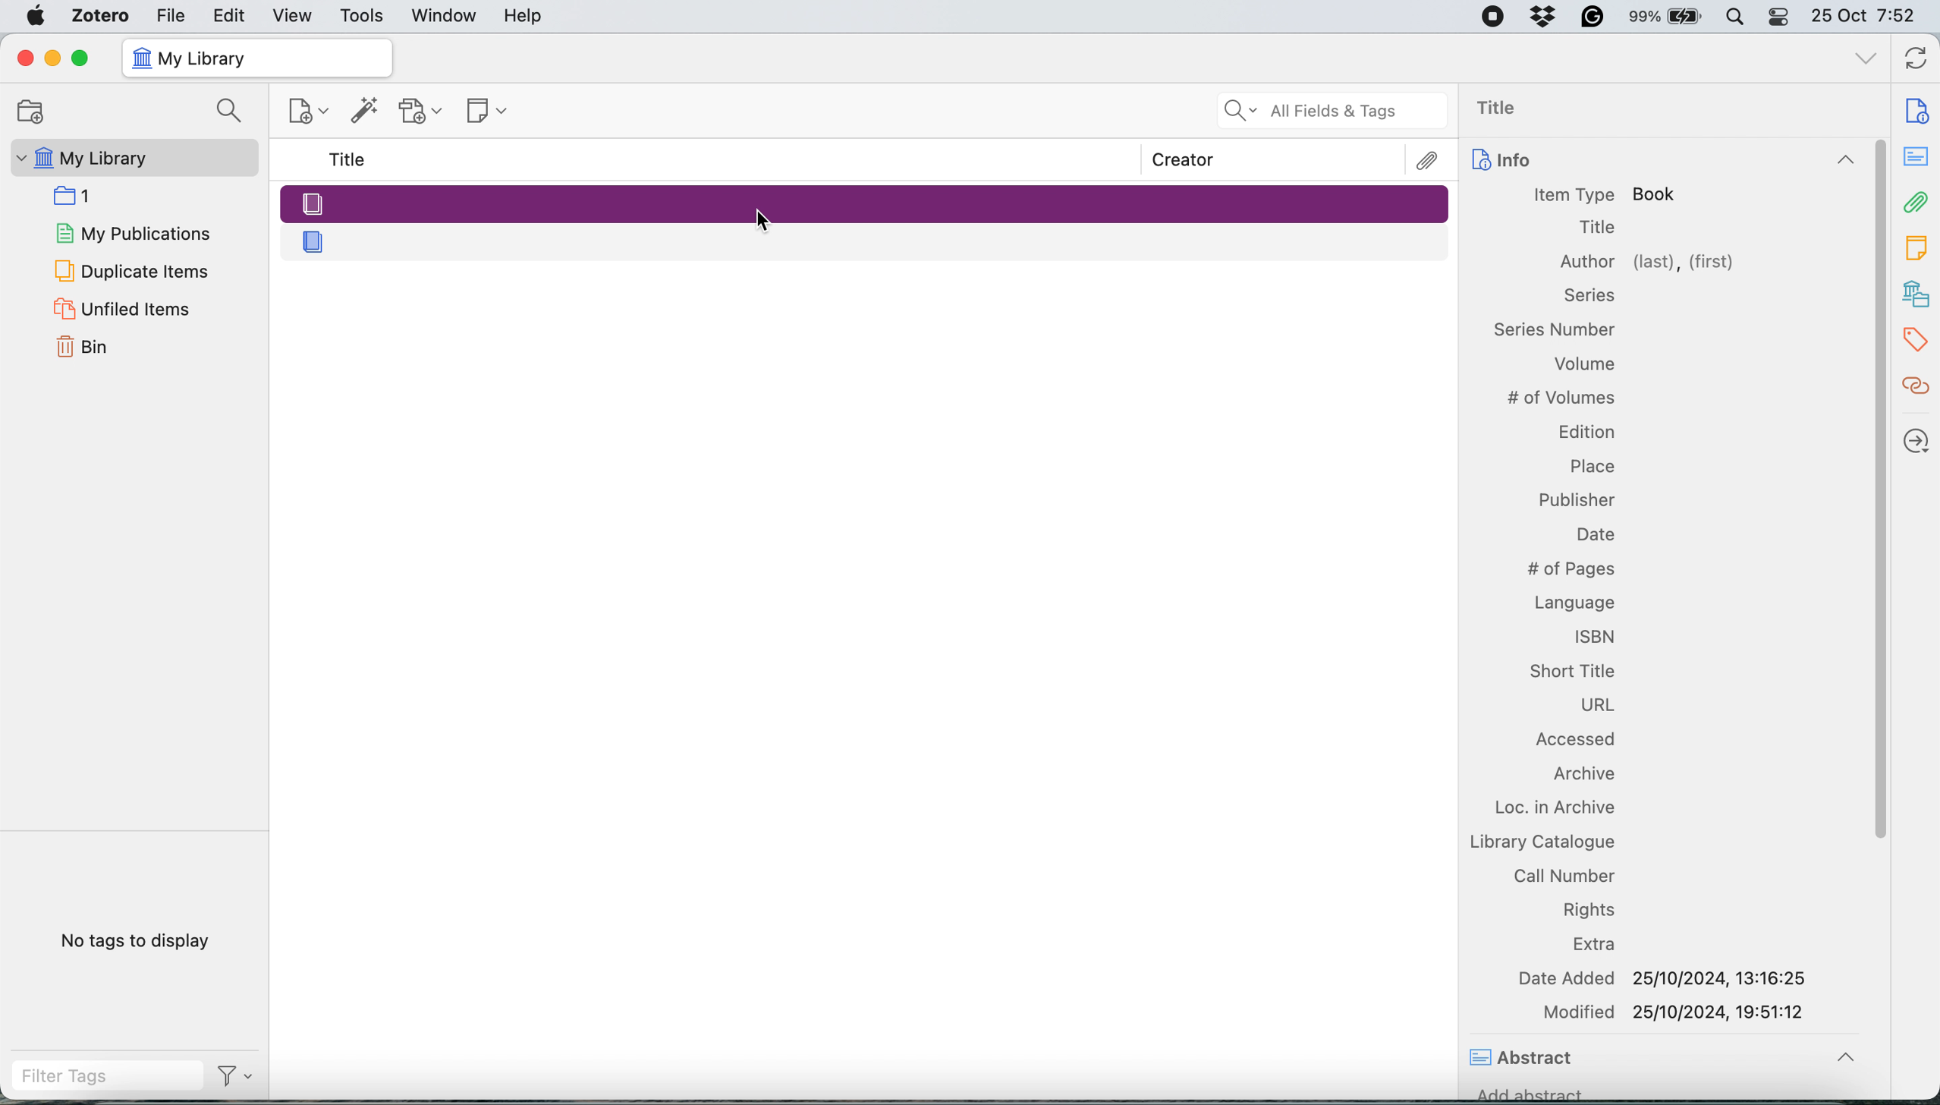 The height and width of the screenshot is (1105, 1940). Describe the element at coordinates (1918, 244) in the screenshot. I see `Notes` at that location.